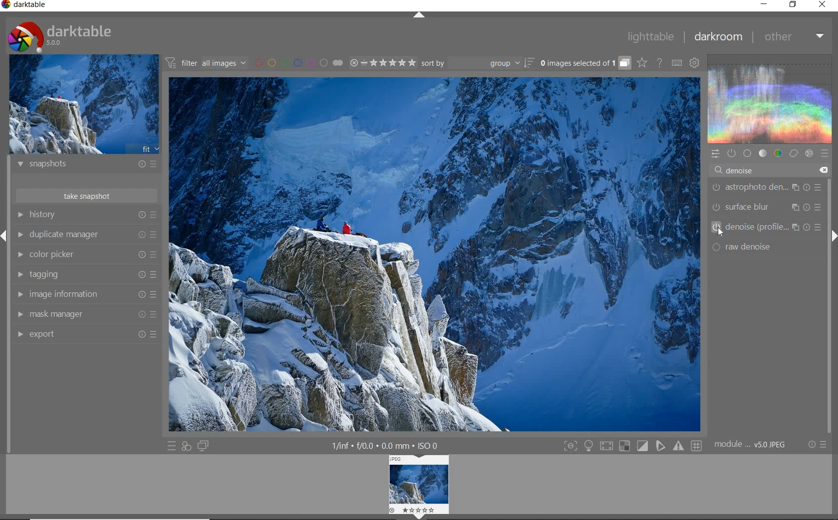 The width and height of the screenshot is (838, 520). Describe the element at coordinates (771, 98) in the screenshot. I see `waveform` at that location.